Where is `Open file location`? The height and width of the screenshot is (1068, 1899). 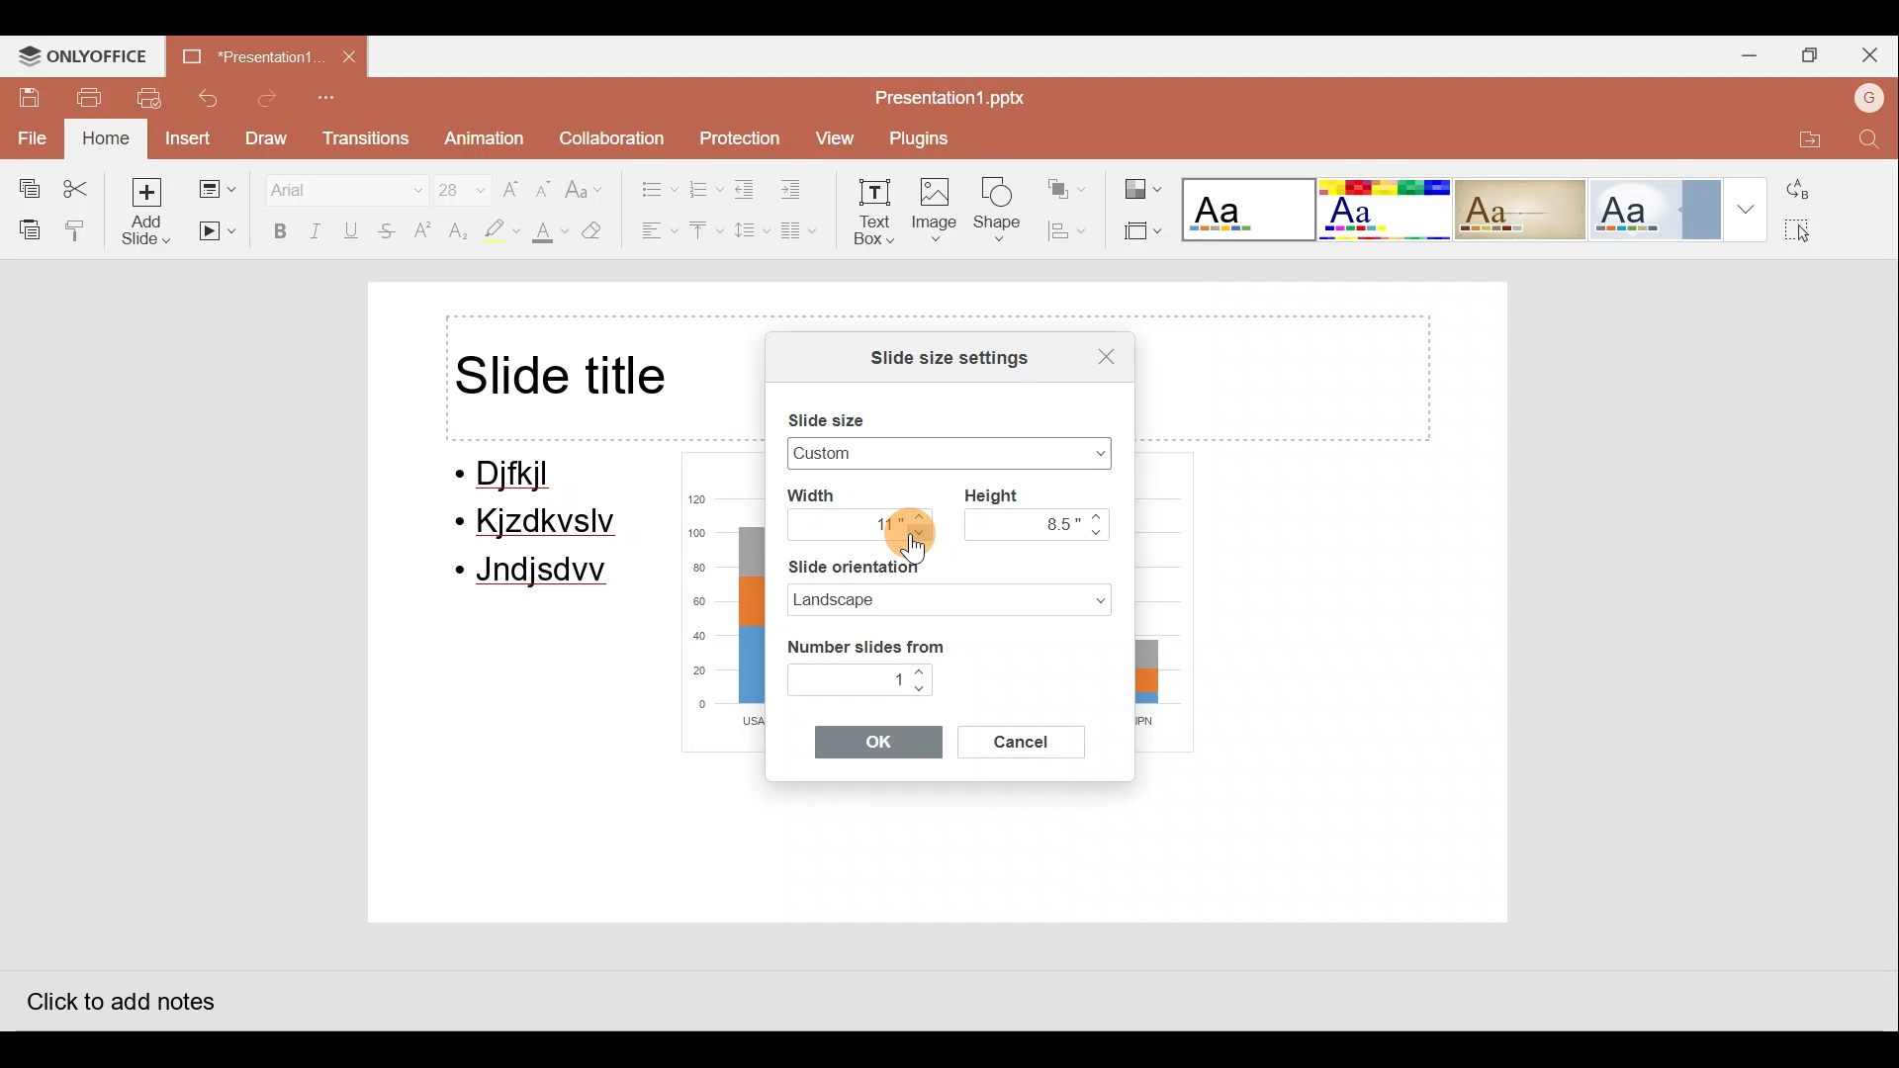 Open file location is located at coordinates (1803, 135).